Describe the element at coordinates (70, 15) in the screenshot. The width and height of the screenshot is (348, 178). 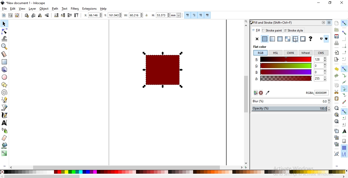
I see `raise selection one step` at that location.